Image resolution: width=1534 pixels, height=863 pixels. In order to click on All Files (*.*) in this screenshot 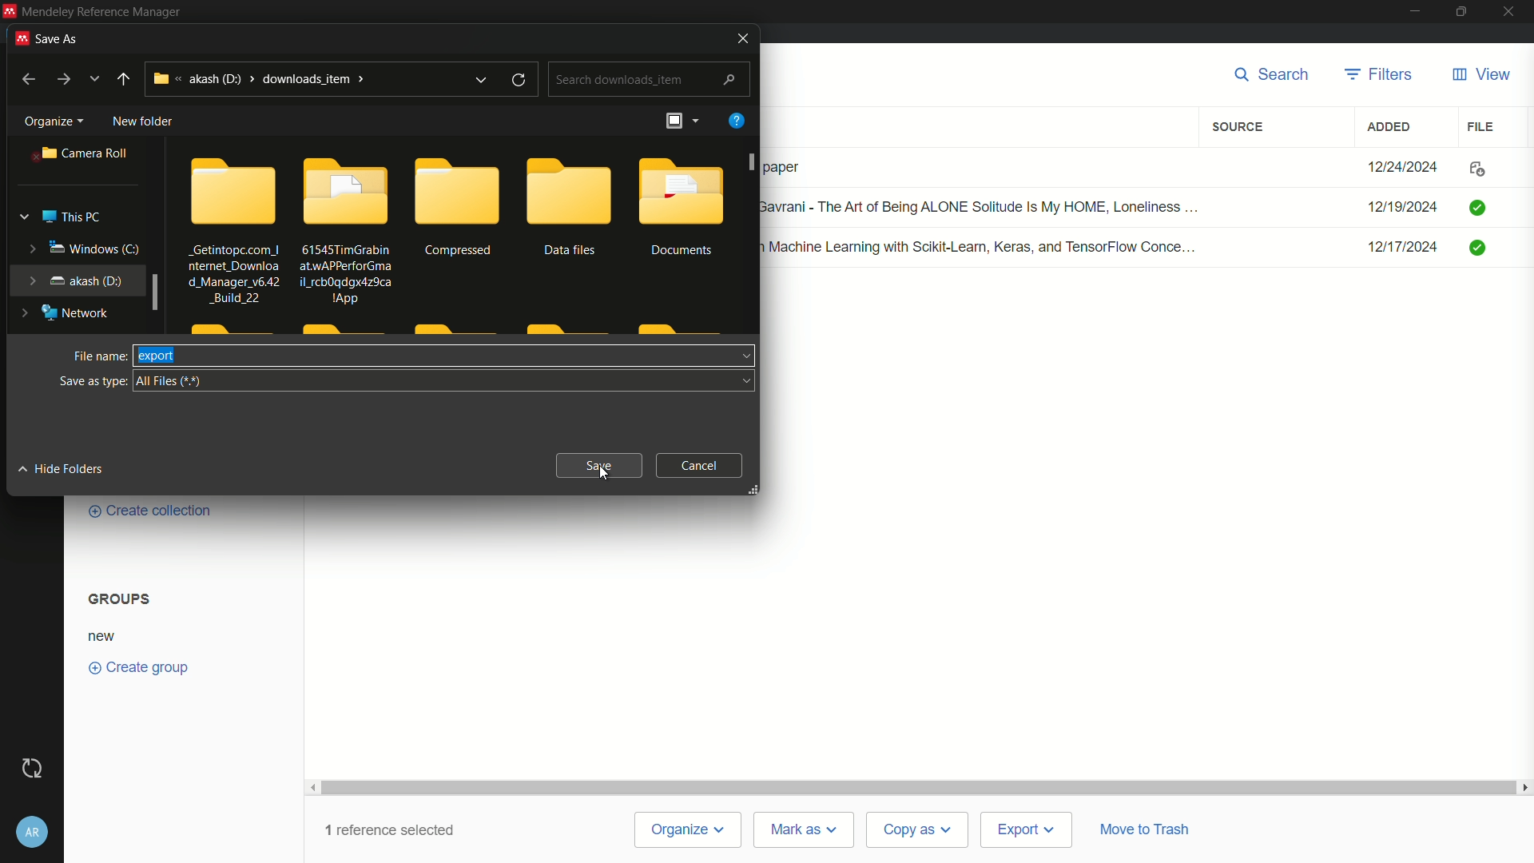, I will do `click(172, 382)`.